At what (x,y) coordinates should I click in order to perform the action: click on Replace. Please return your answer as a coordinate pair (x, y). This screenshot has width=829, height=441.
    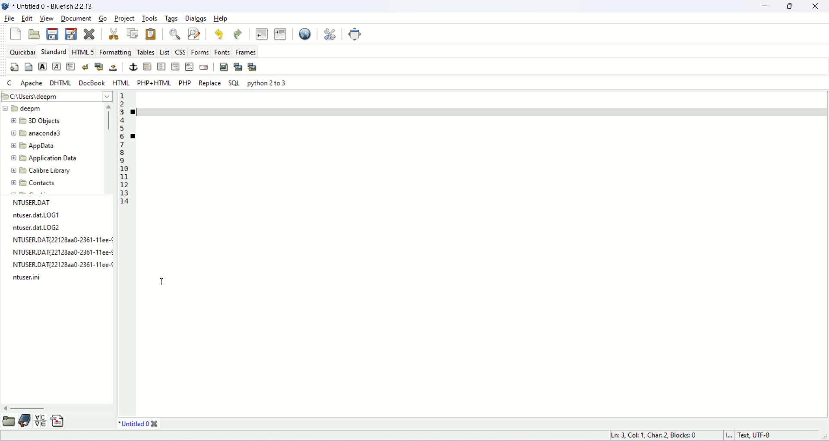
    Looking at the image, I should click on (209, 83).